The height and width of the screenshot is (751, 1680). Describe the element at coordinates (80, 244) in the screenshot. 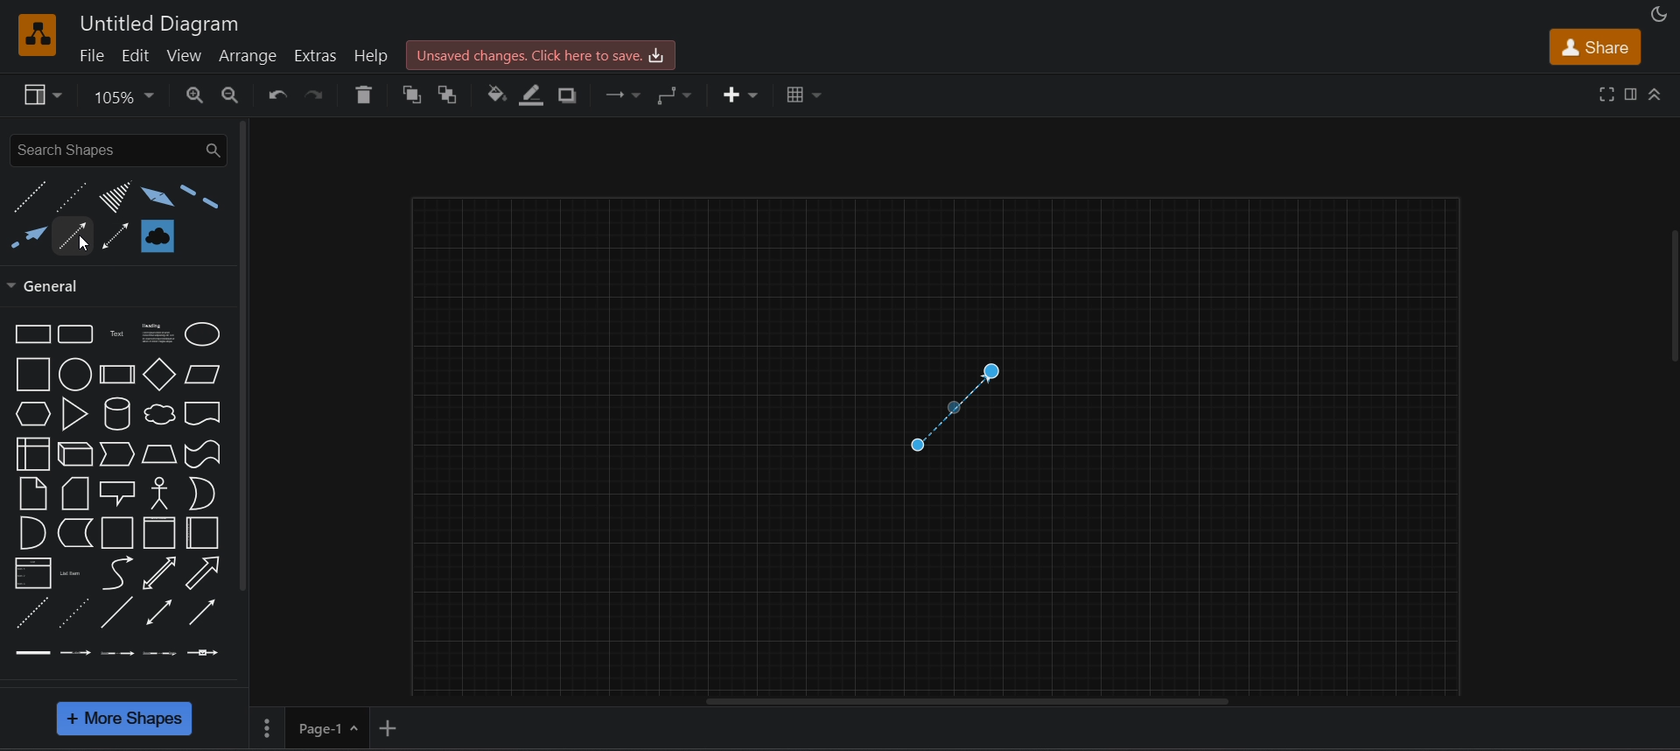

I see `cursor` at that location.